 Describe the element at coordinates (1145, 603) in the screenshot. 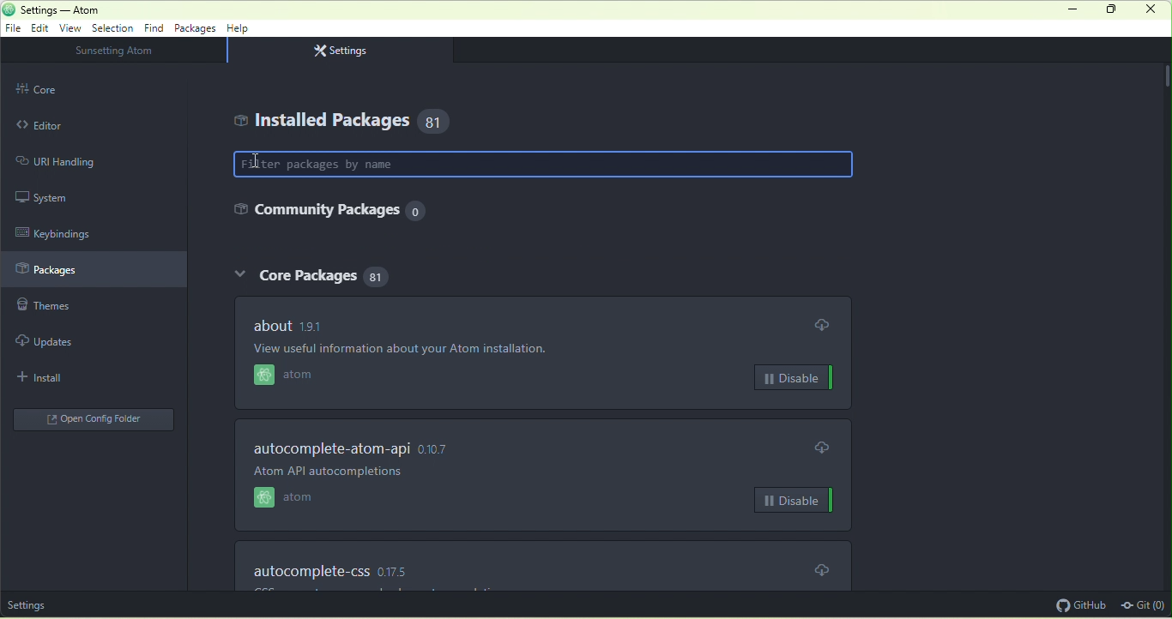

I see `git(0)` at that location.